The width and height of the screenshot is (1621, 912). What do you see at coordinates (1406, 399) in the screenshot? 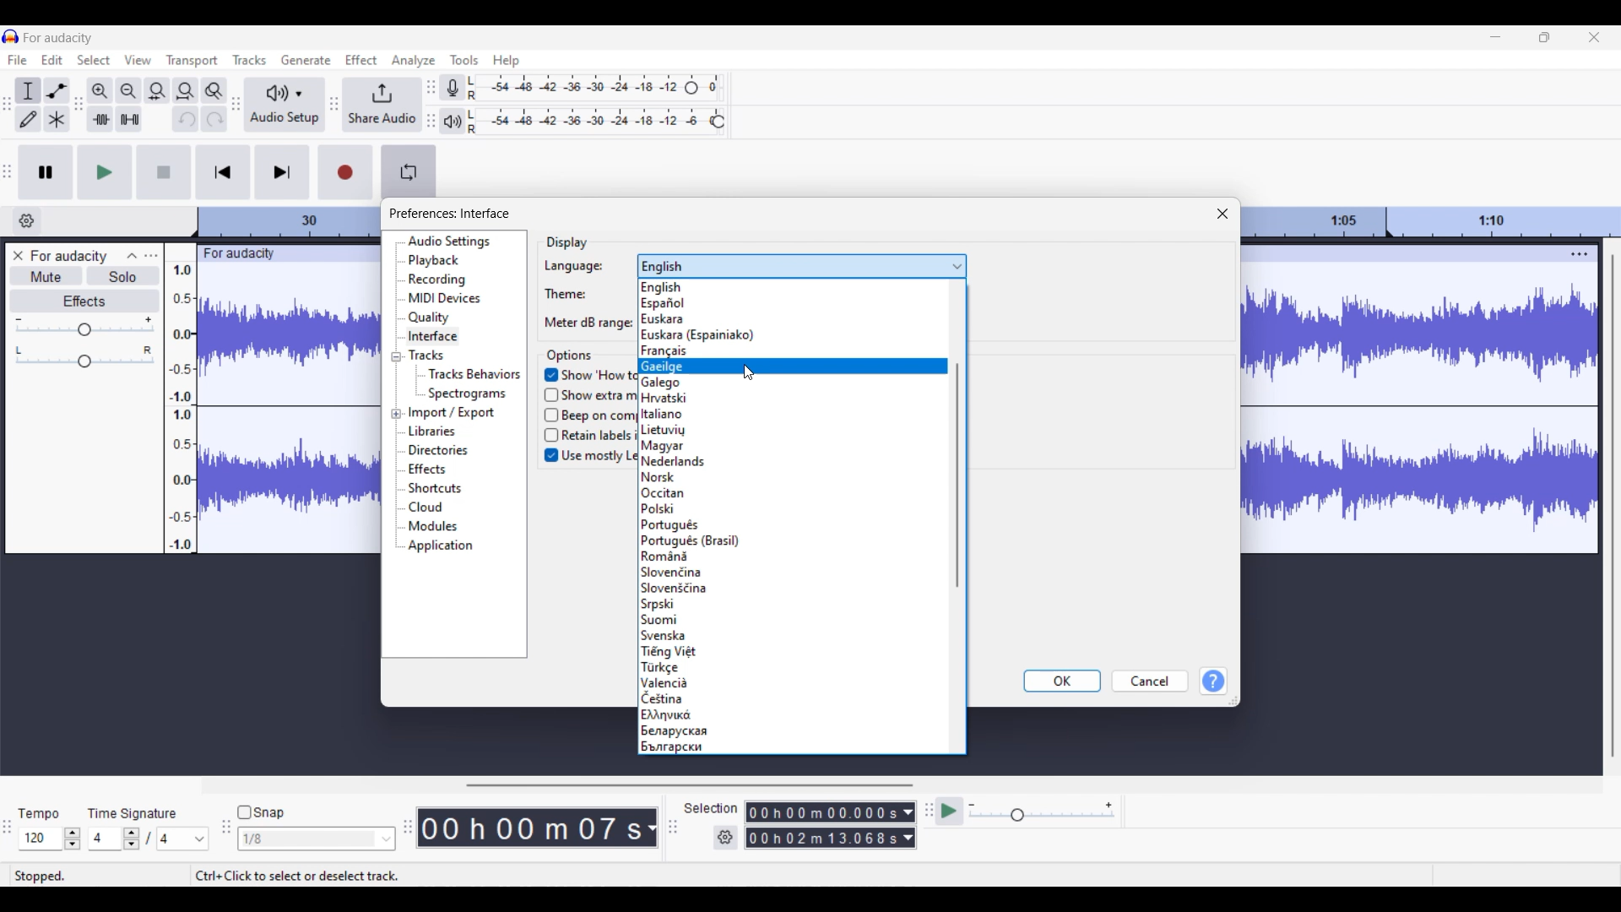
I see `Current track` at bounding box center [1406, 399].